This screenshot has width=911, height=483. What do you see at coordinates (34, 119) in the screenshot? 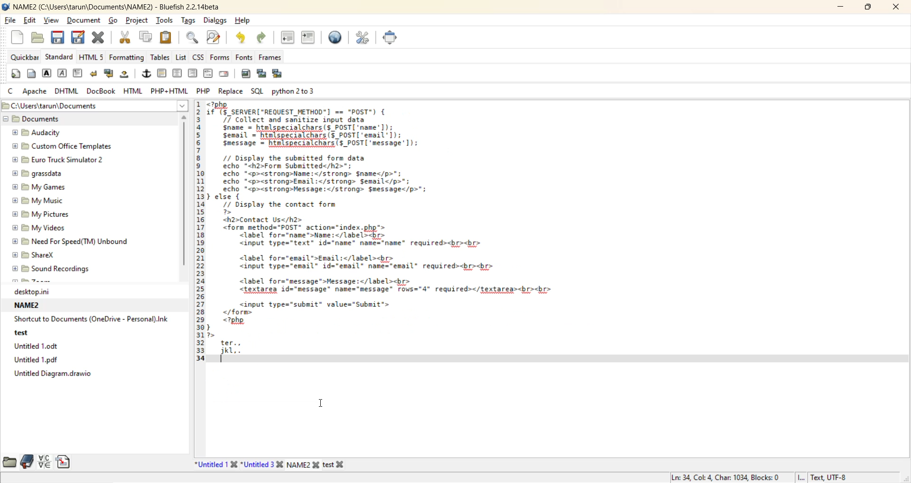
I see `documents` at bounding box center [34, 119].